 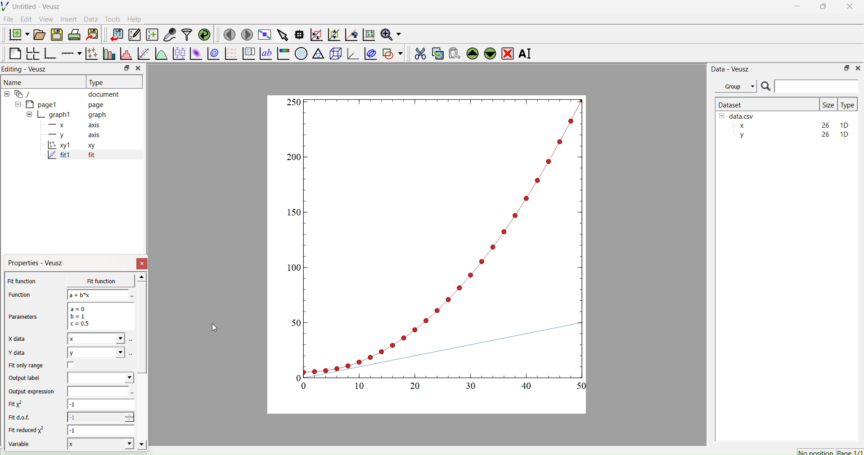 I want to click on Plot bar charts, so click(x=108, y=54).